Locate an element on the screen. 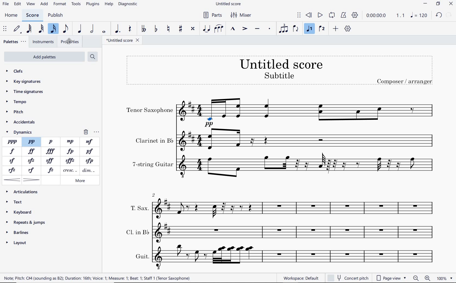 Image resolution: width=456 pixels, height=283 pixels. PF(PIANOFORTE) is located at coordinates (90, 152).